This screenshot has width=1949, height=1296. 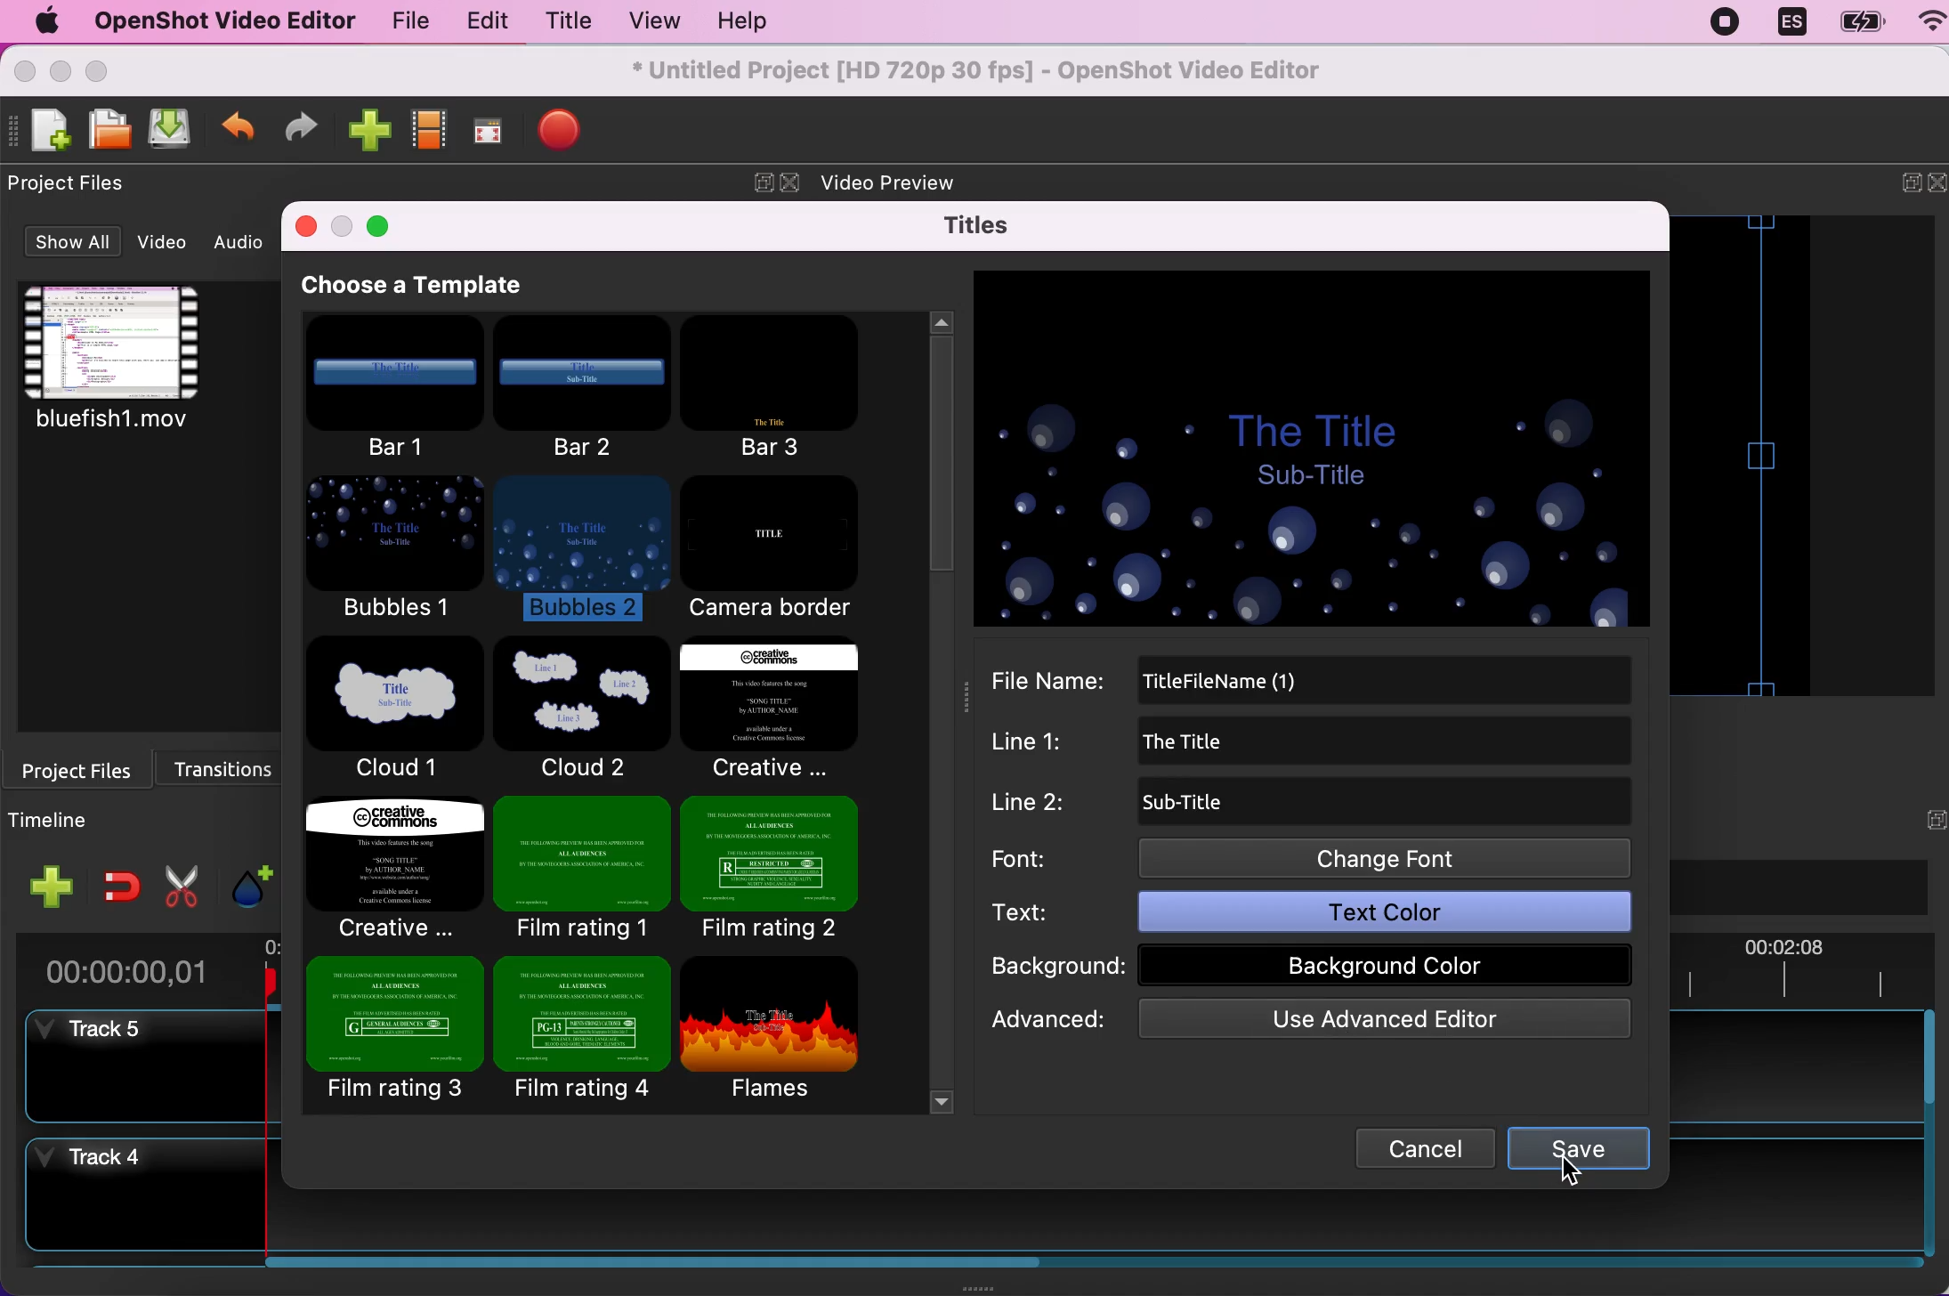 I want to click on bubbles 2, so click(x=582, y=551).